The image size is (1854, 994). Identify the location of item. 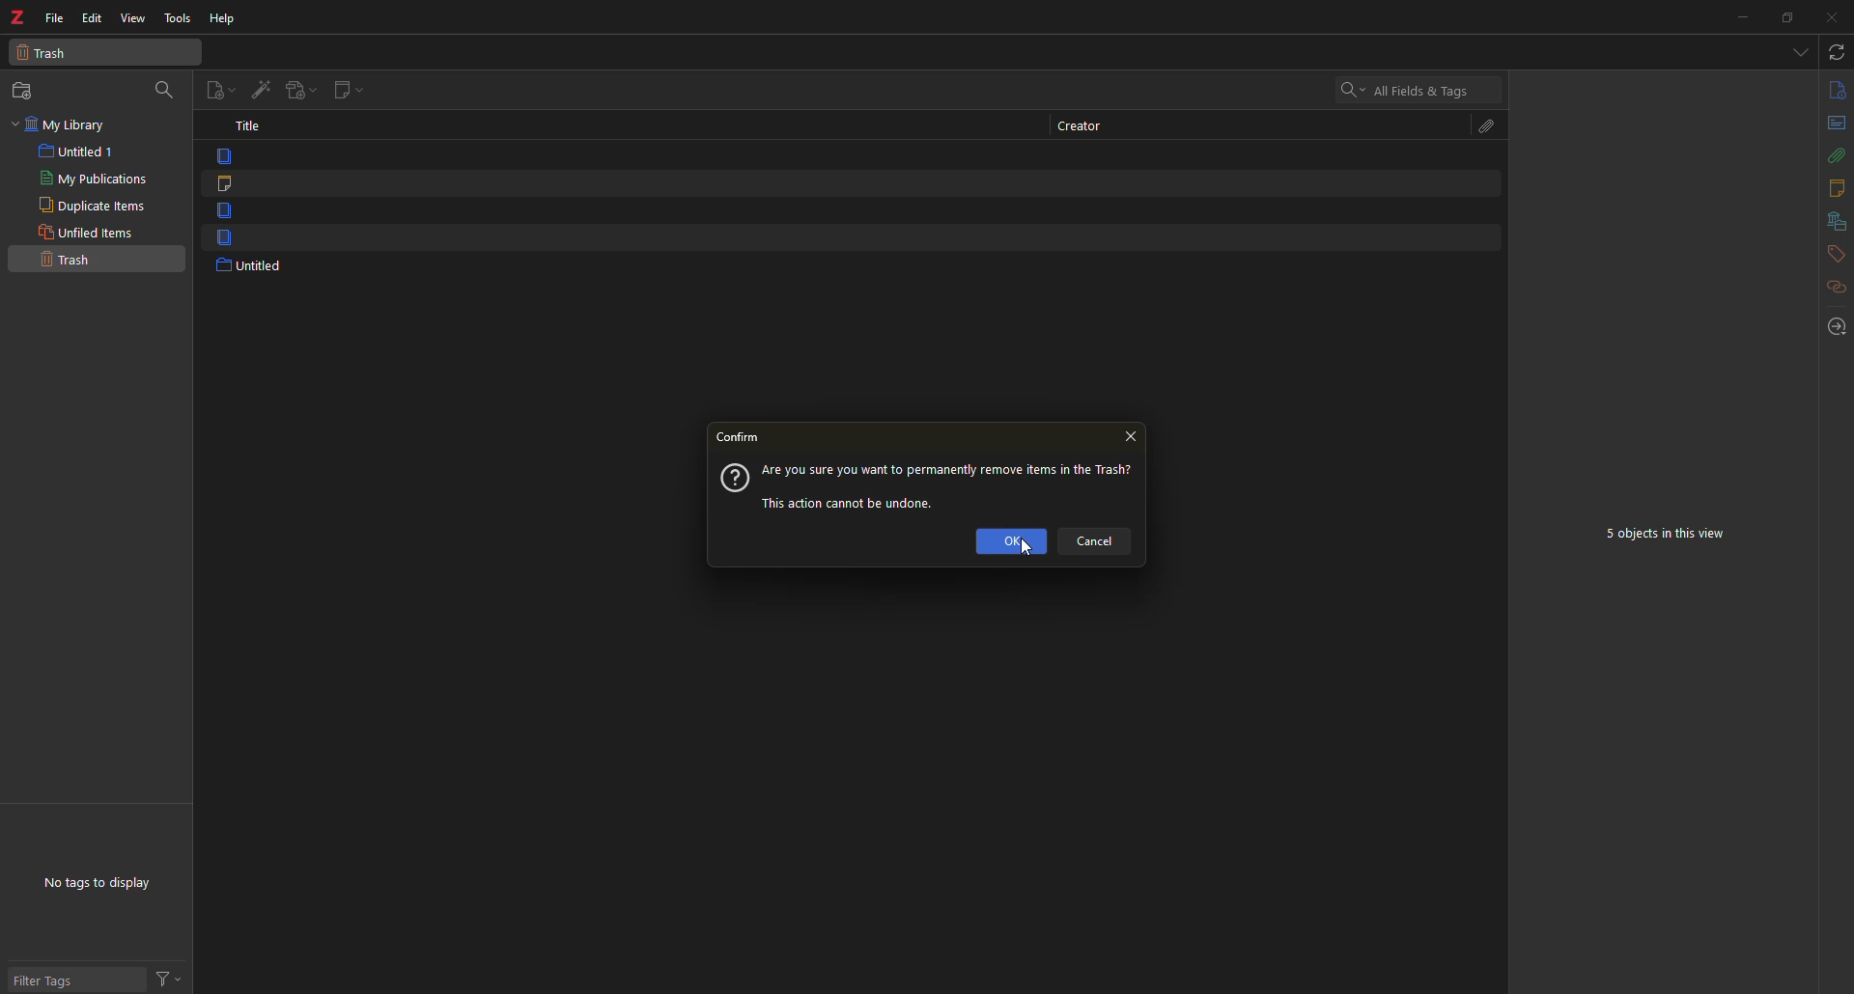
(219, 212).